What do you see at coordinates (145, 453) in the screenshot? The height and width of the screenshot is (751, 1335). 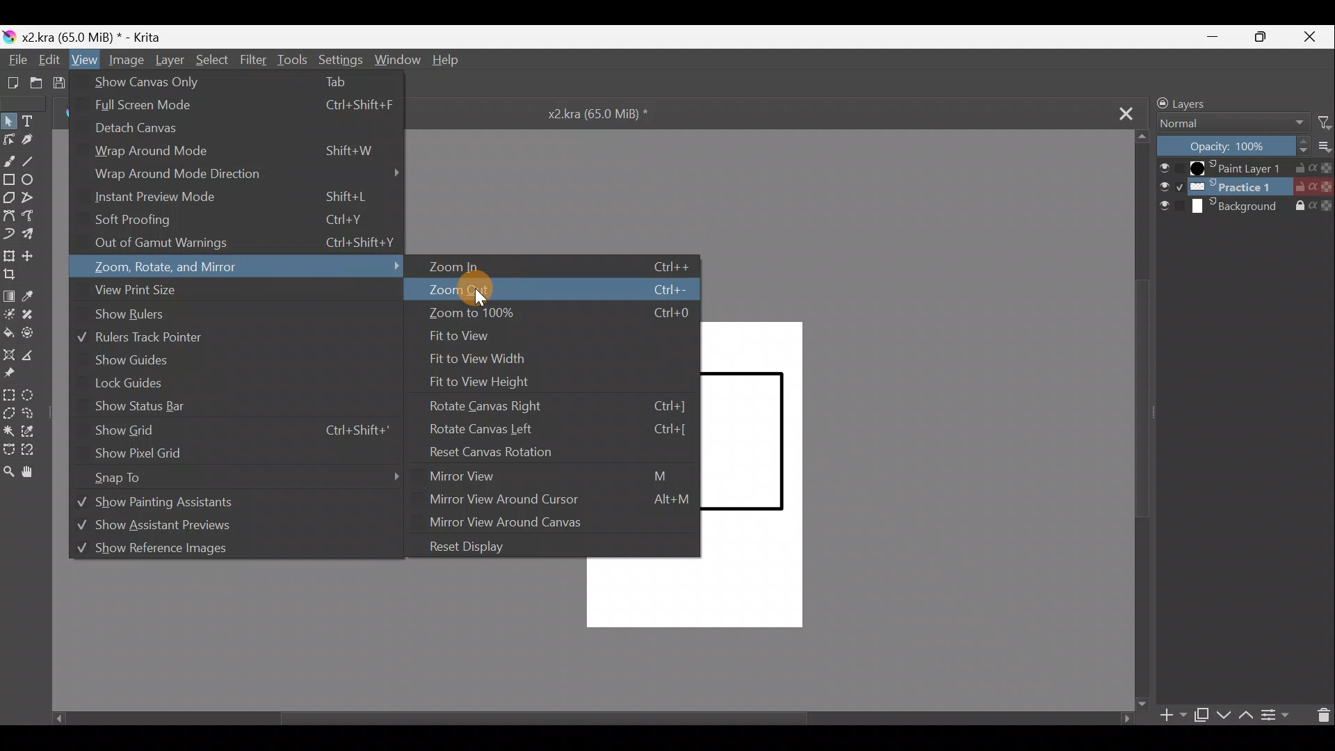 I see `Show pixel grid` at bounding box center [145, 453].